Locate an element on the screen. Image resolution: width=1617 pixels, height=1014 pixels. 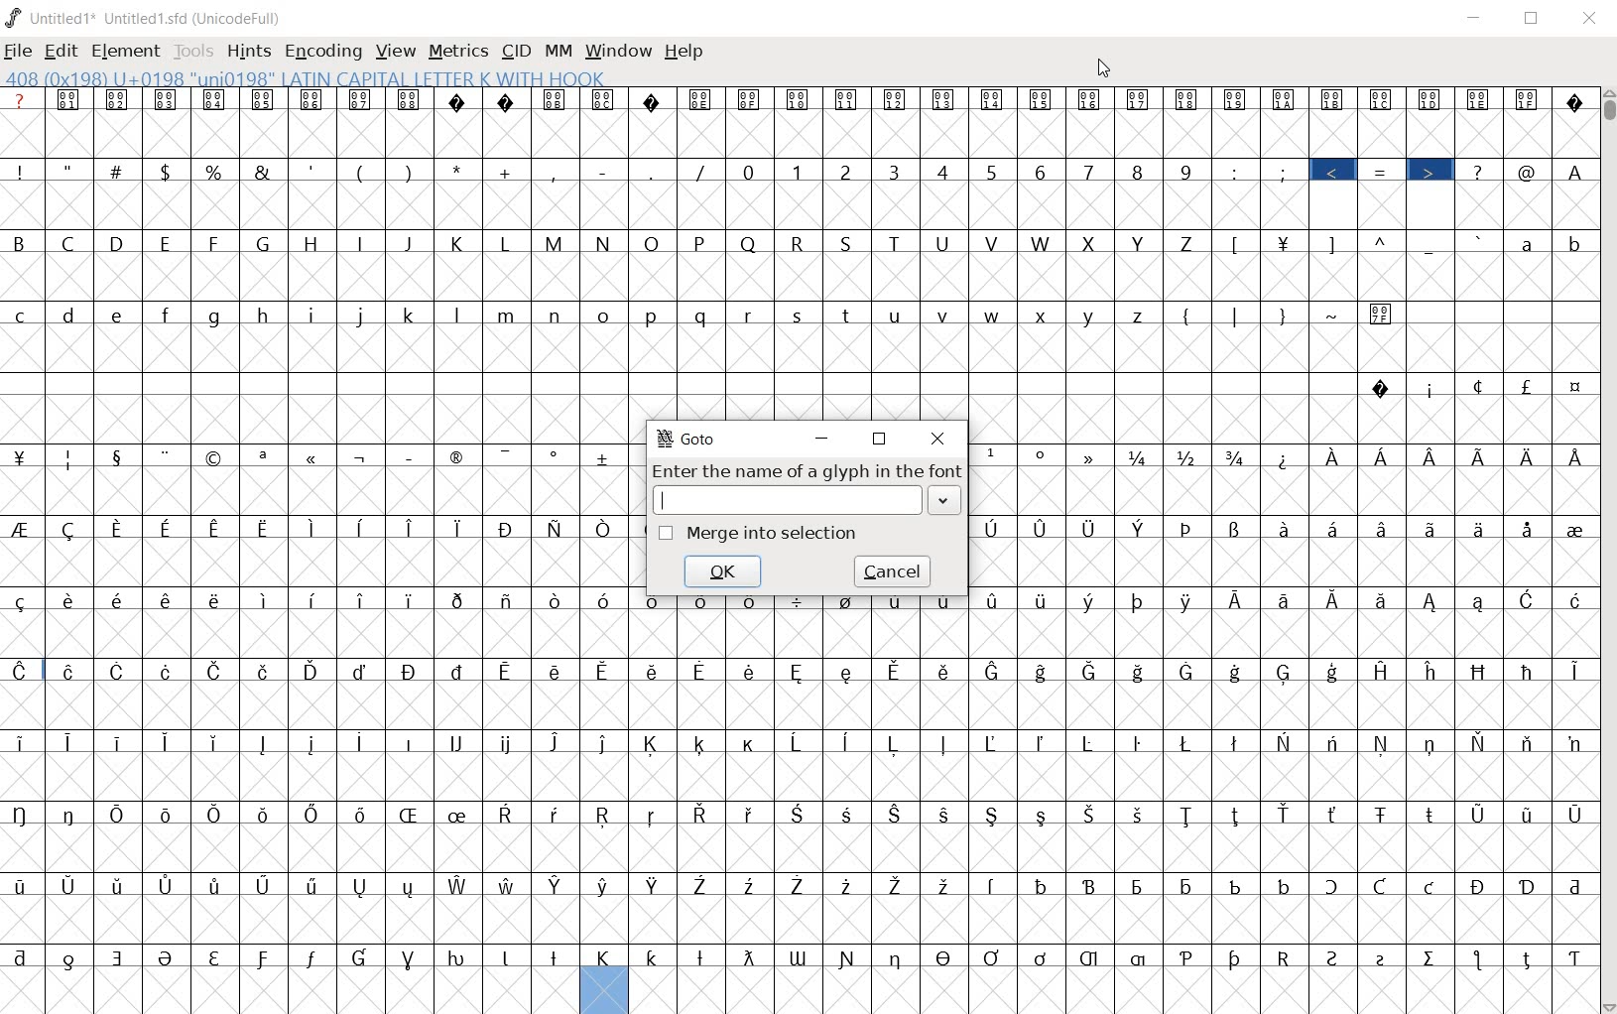
edited glyph is located at coordinates (1112, 990).